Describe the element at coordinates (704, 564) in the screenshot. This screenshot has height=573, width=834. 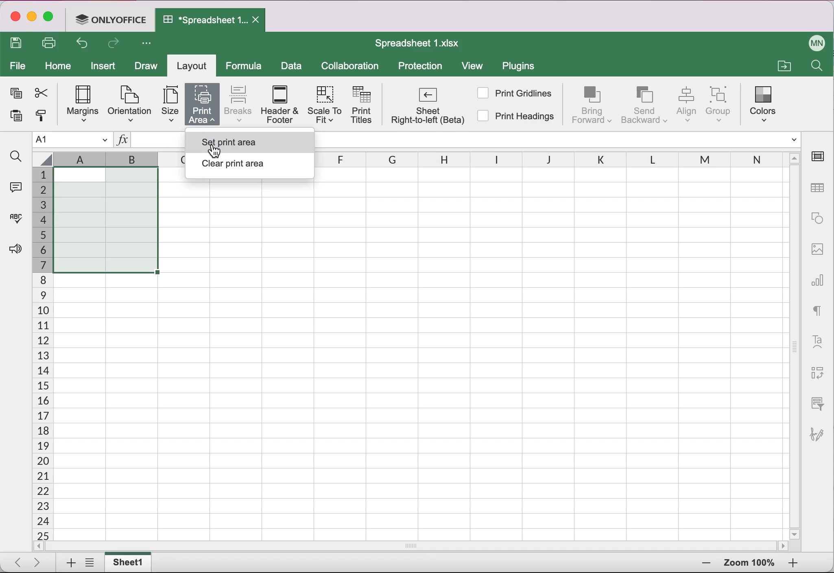
I see `zoom in` at that location.